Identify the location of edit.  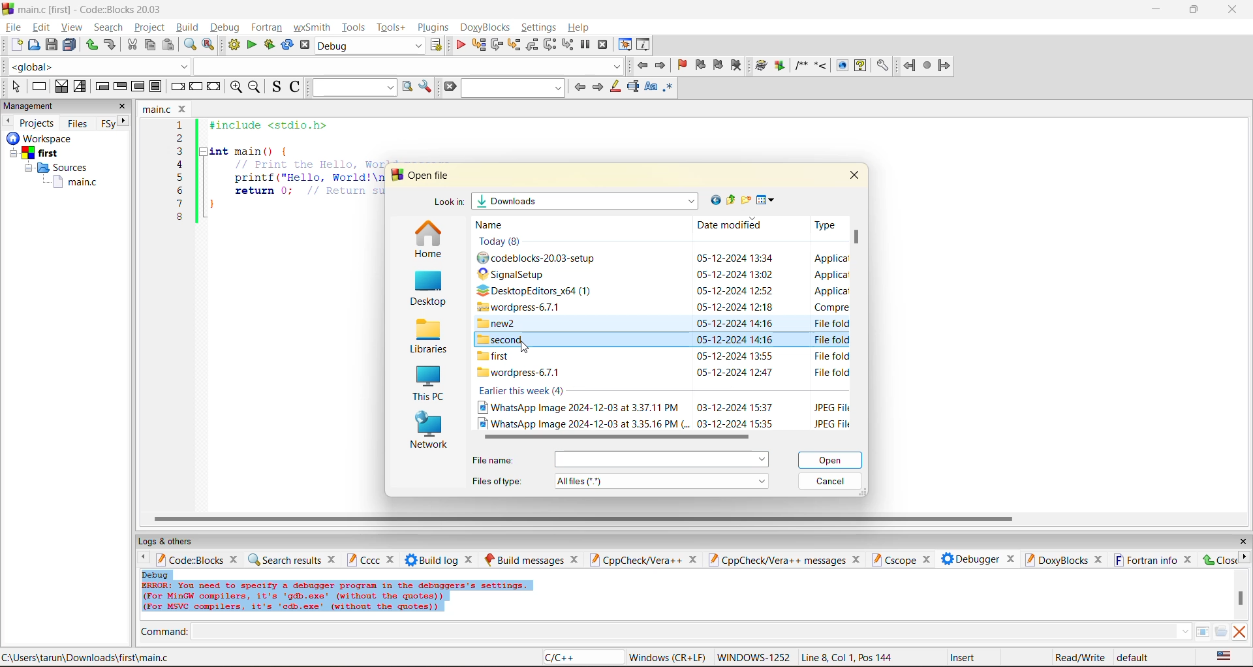
(43, 27).